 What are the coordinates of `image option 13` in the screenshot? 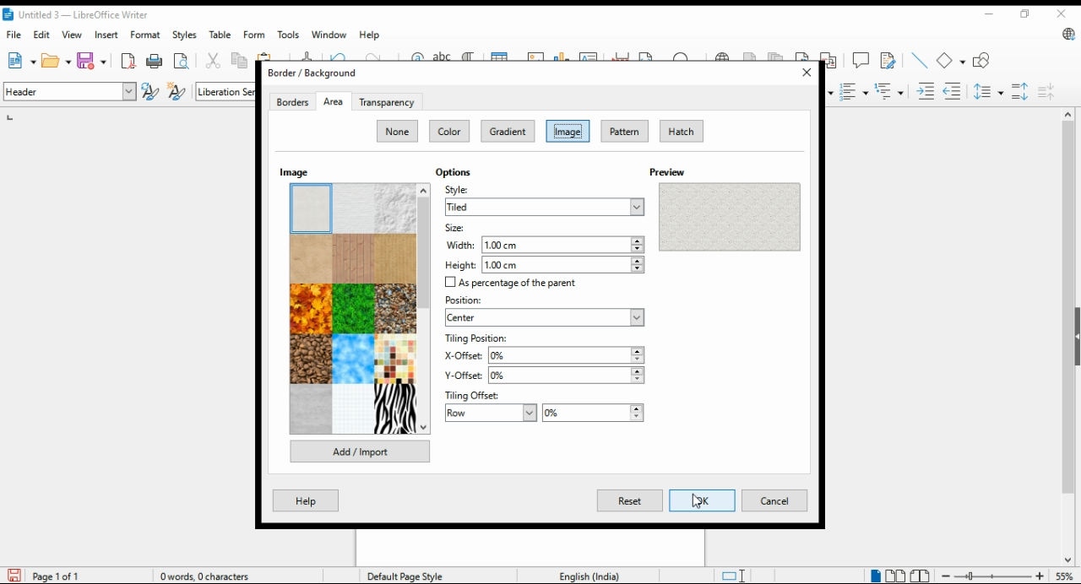 It's located at (310, 409).